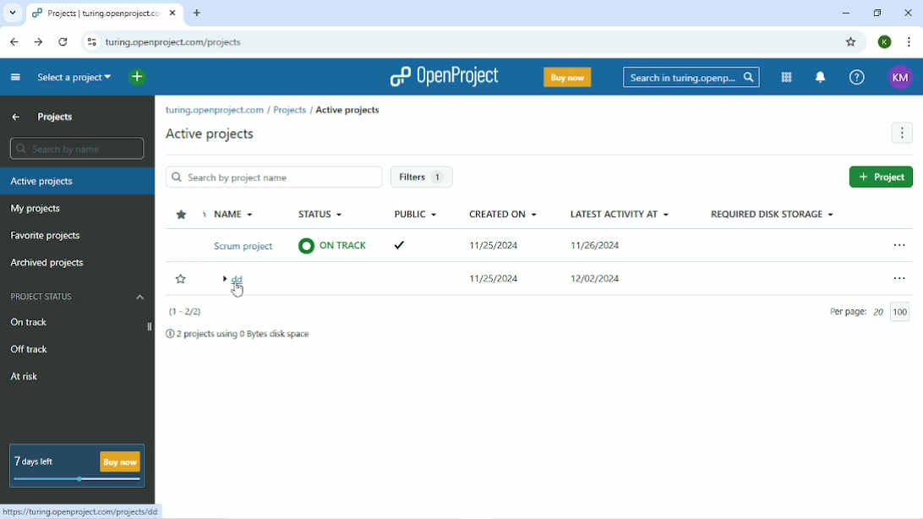 This screenshot has width=923, height=519. What do you see at coordinates (52, 236) in the screenshot?
I see `Favorite projects` at bounding box center [52, 236].